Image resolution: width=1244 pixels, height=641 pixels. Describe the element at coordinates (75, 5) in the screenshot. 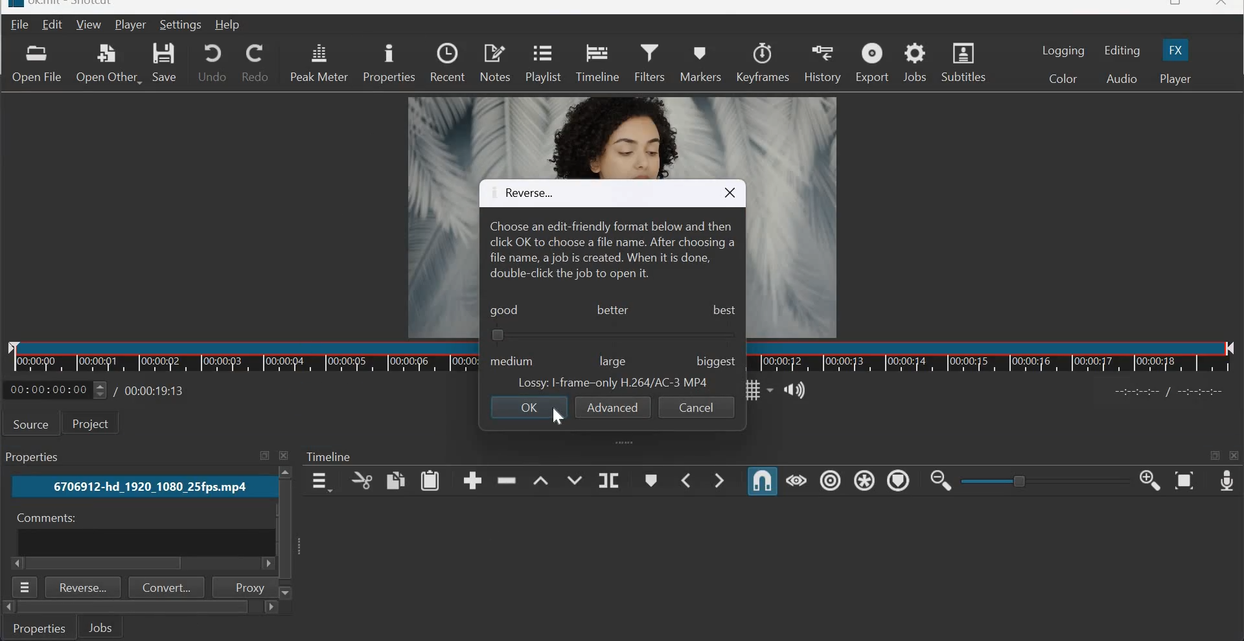

I see `title` at that location.